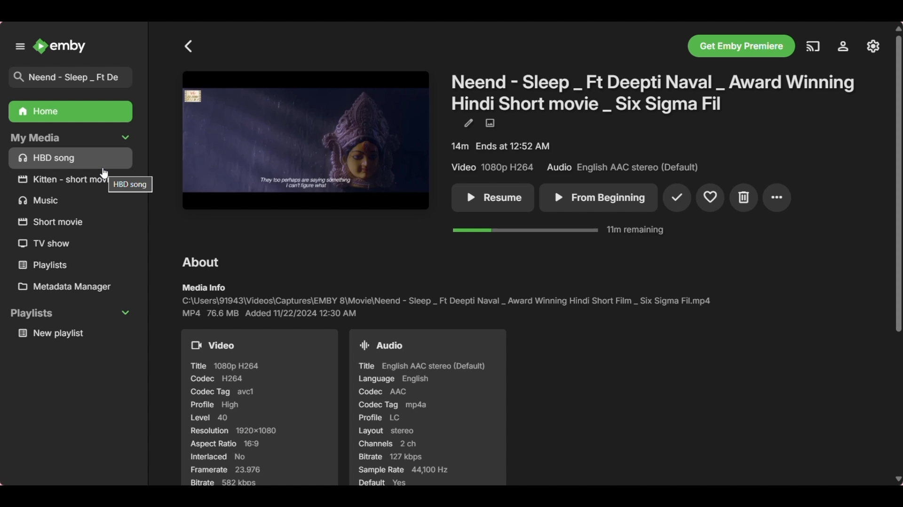 This screenshot has width=903, height=507. Describe the element at coordinates (70, 112) in the screenshot. I see `Home folder, current selection, highlighted` at that location.